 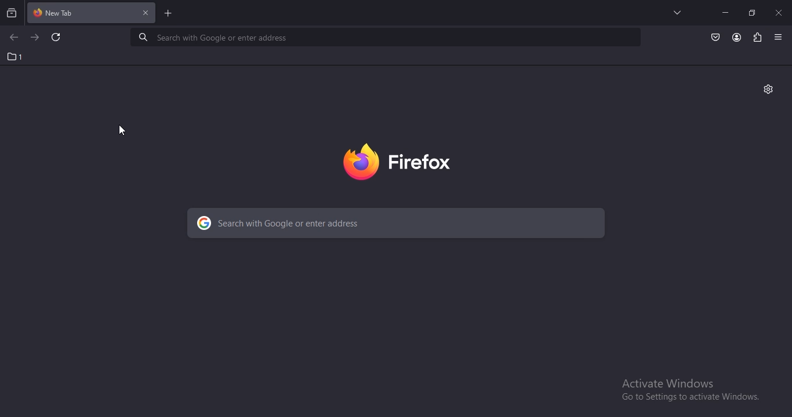 I want to click on personalise new tab, so click(x=769, y=90).